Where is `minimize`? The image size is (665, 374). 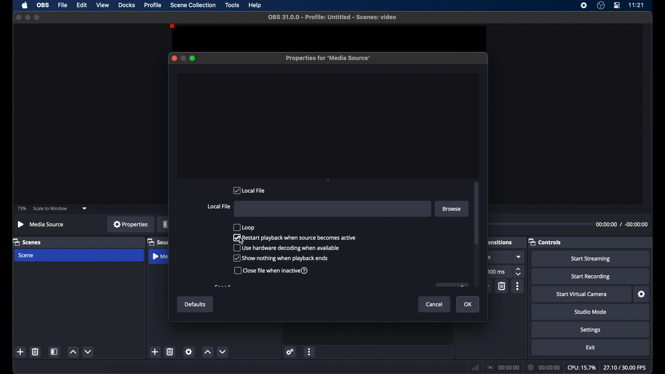
minimize is located at coordinates (27, 17).